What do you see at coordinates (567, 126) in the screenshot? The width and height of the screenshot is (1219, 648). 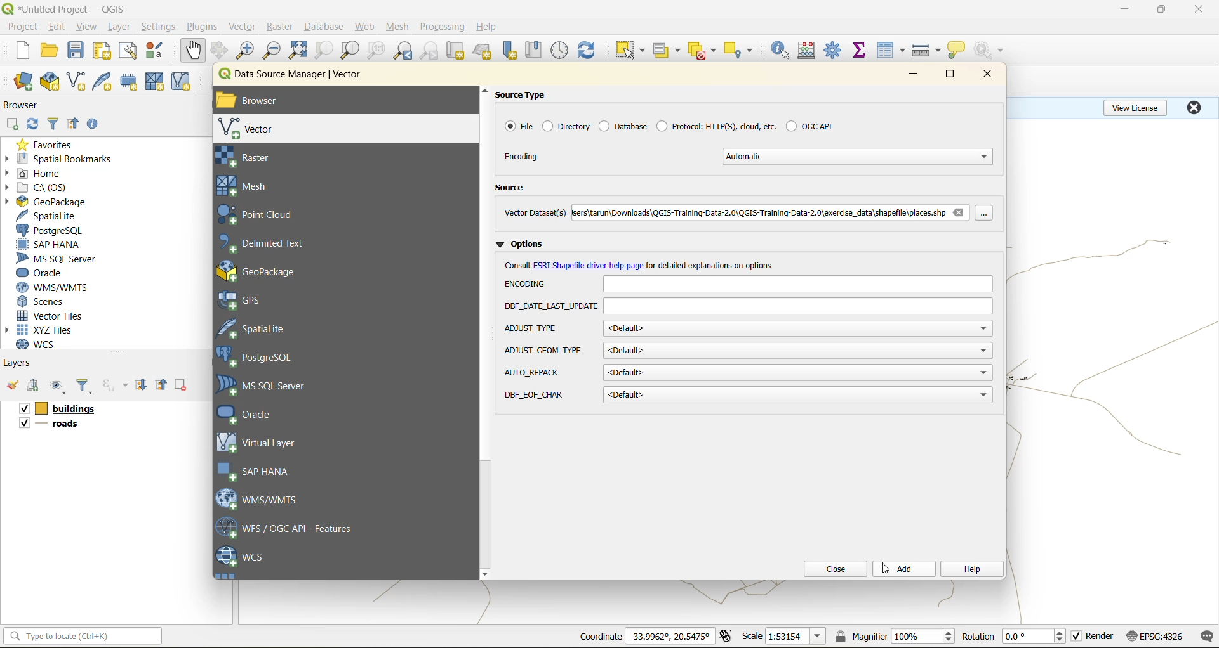 I see `directory` at bounding box center [567, 126].